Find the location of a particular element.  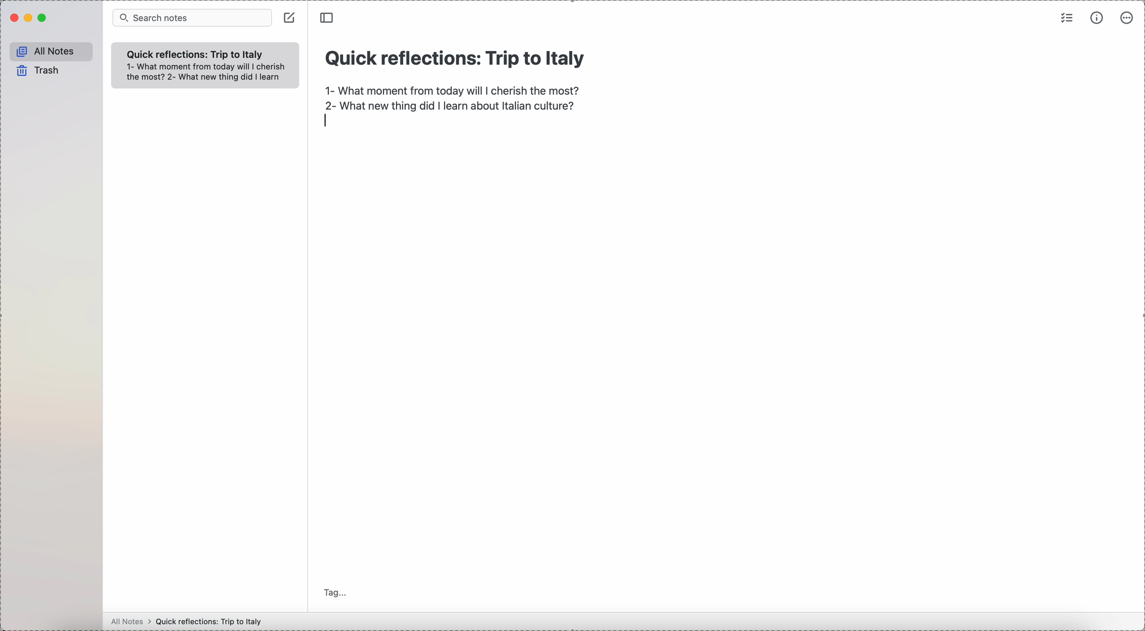

trash is located at coordinates (36, 71).